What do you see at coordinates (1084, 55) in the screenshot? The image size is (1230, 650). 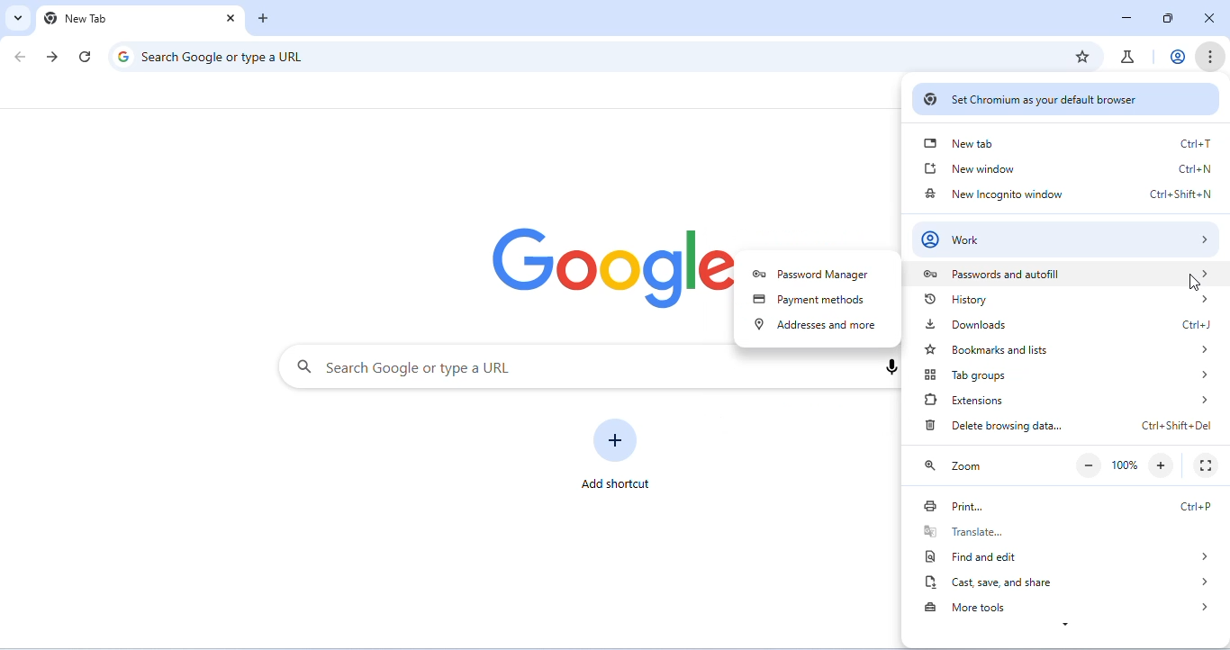 I see `add bookmark` at bounding box center [1084, 55].